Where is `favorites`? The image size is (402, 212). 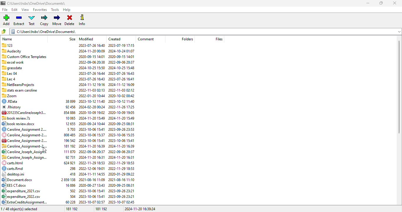
favorites is located at coordinates (40, 10).